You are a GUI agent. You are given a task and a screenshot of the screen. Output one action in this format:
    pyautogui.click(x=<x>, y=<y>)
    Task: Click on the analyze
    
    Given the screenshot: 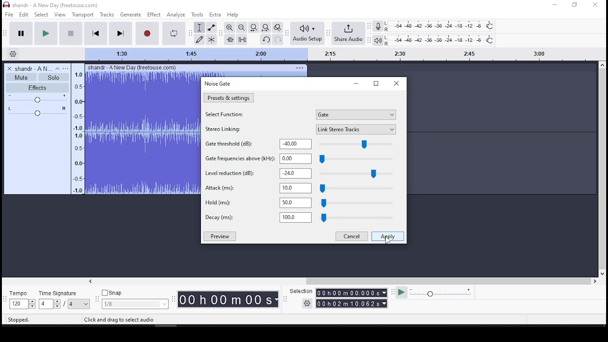 What is the action you would take?
    pyautogui.click(x=176, y=14)
    